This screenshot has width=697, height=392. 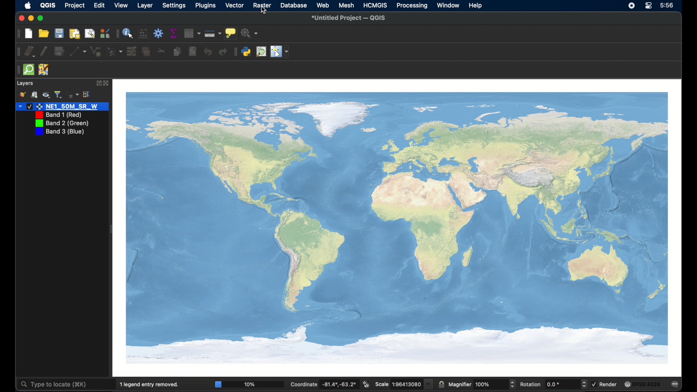 What do you see at coordinates (61, 123) in the screenshot?
I see `layer 3` at bounding box center [61, 123].